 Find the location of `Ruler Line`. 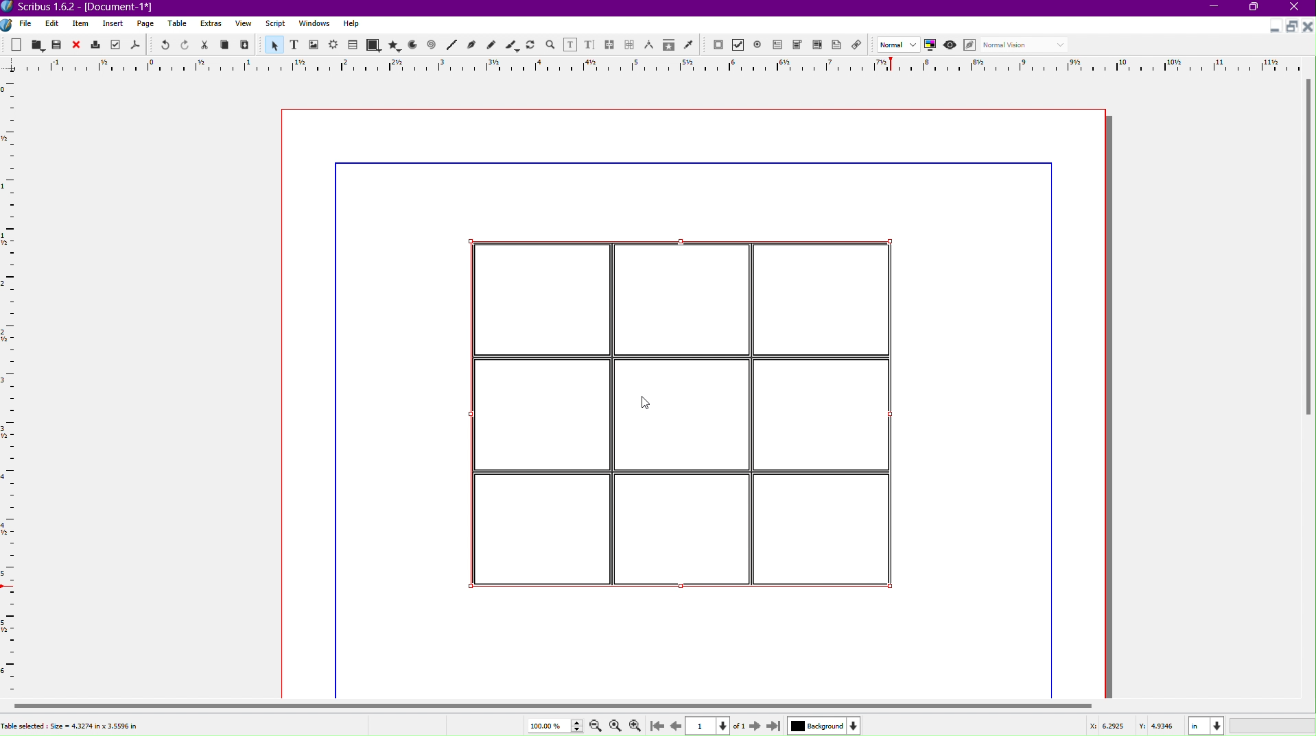

Ruler Line is located at coordinates (658, 64).